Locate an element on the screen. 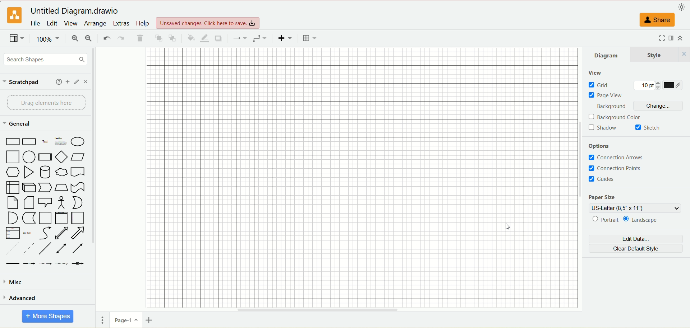 This screenshot has width=690, height=328. format is located at coordinates (672, 37).